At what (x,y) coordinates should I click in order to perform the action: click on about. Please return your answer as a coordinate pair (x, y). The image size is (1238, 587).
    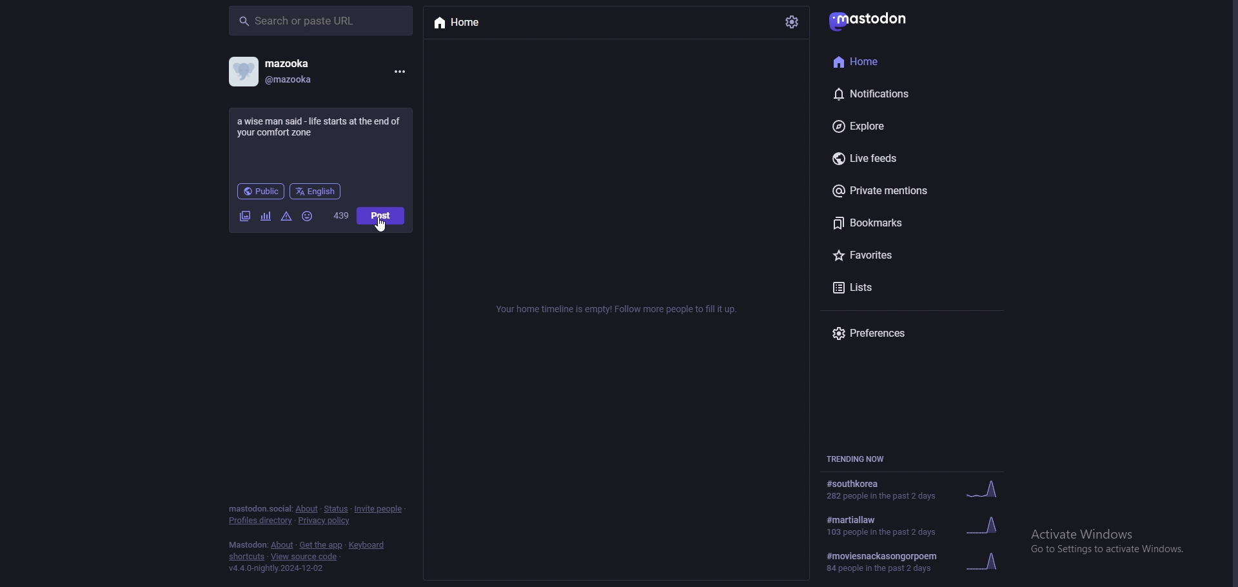
    Looking at the image, I should click on (282, 545).